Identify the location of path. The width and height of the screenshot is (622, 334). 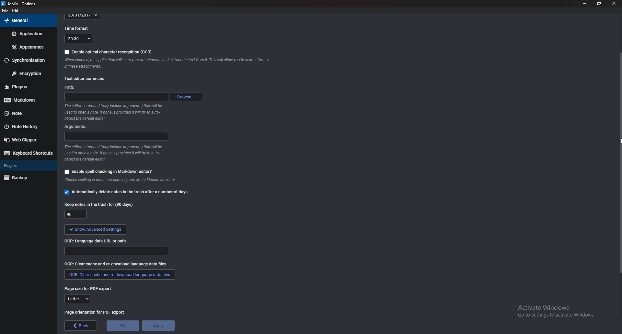
(76, 88).